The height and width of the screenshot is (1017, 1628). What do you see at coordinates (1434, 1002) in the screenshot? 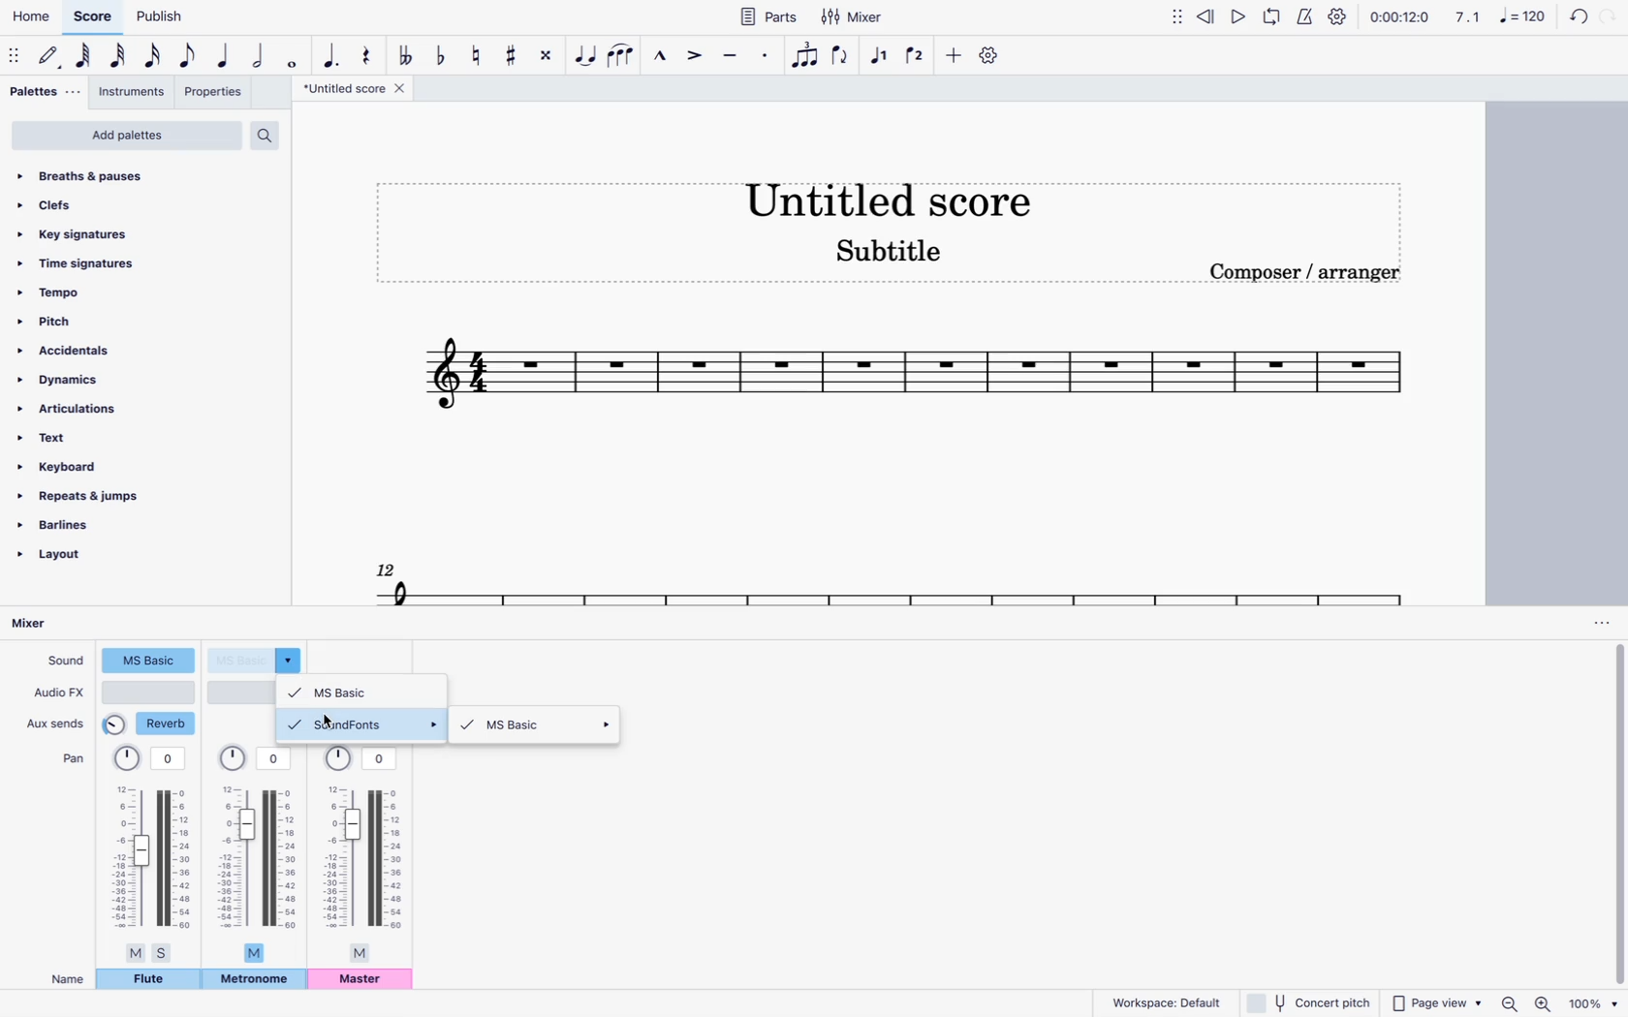
I see `page view` at bounding box center [1434, 1002].